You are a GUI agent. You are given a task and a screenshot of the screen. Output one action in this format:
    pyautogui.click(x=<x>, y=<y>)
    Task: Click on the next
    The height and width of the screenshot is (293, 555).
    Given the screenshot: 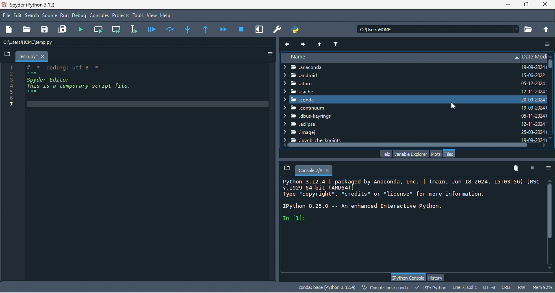 What is the action you would take?
    pyautogui.click(x=304, y=43)
    